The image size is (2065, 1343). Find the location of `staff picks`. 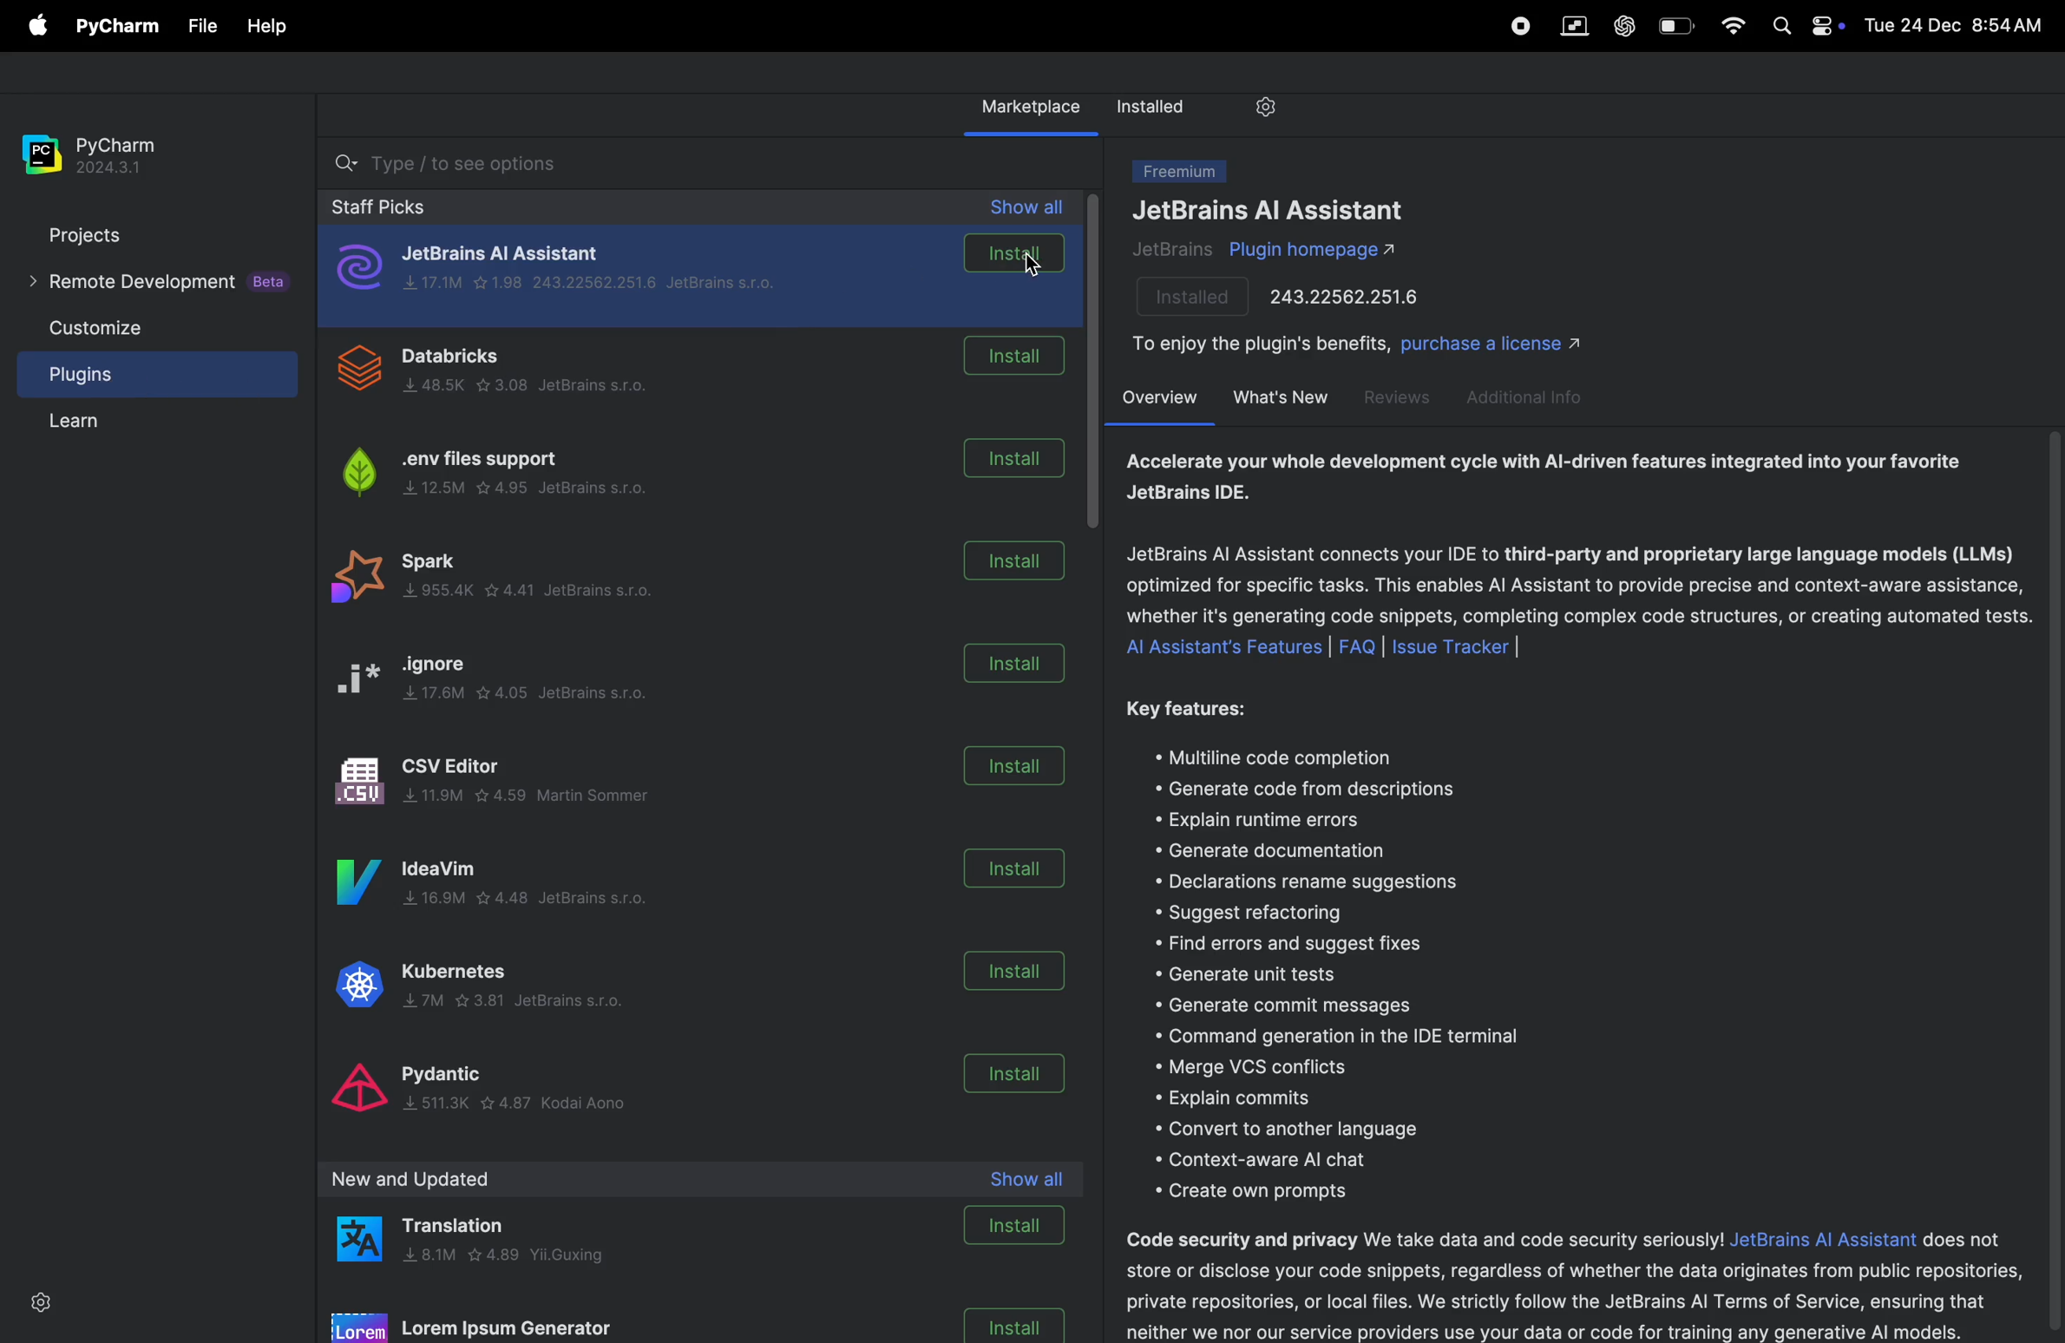

staff picks is located at coordinates (381, 207).